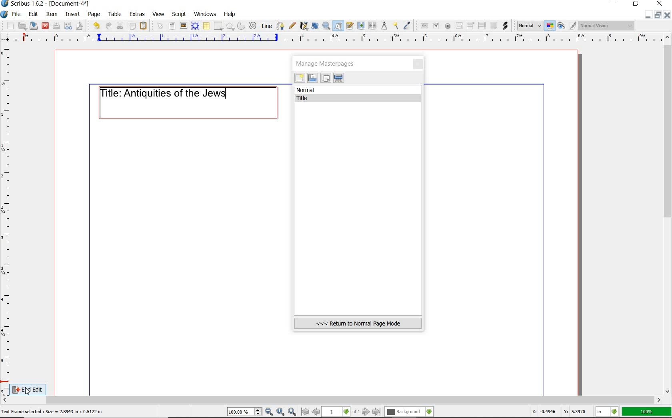  I want to click on table, so click(206, 26).